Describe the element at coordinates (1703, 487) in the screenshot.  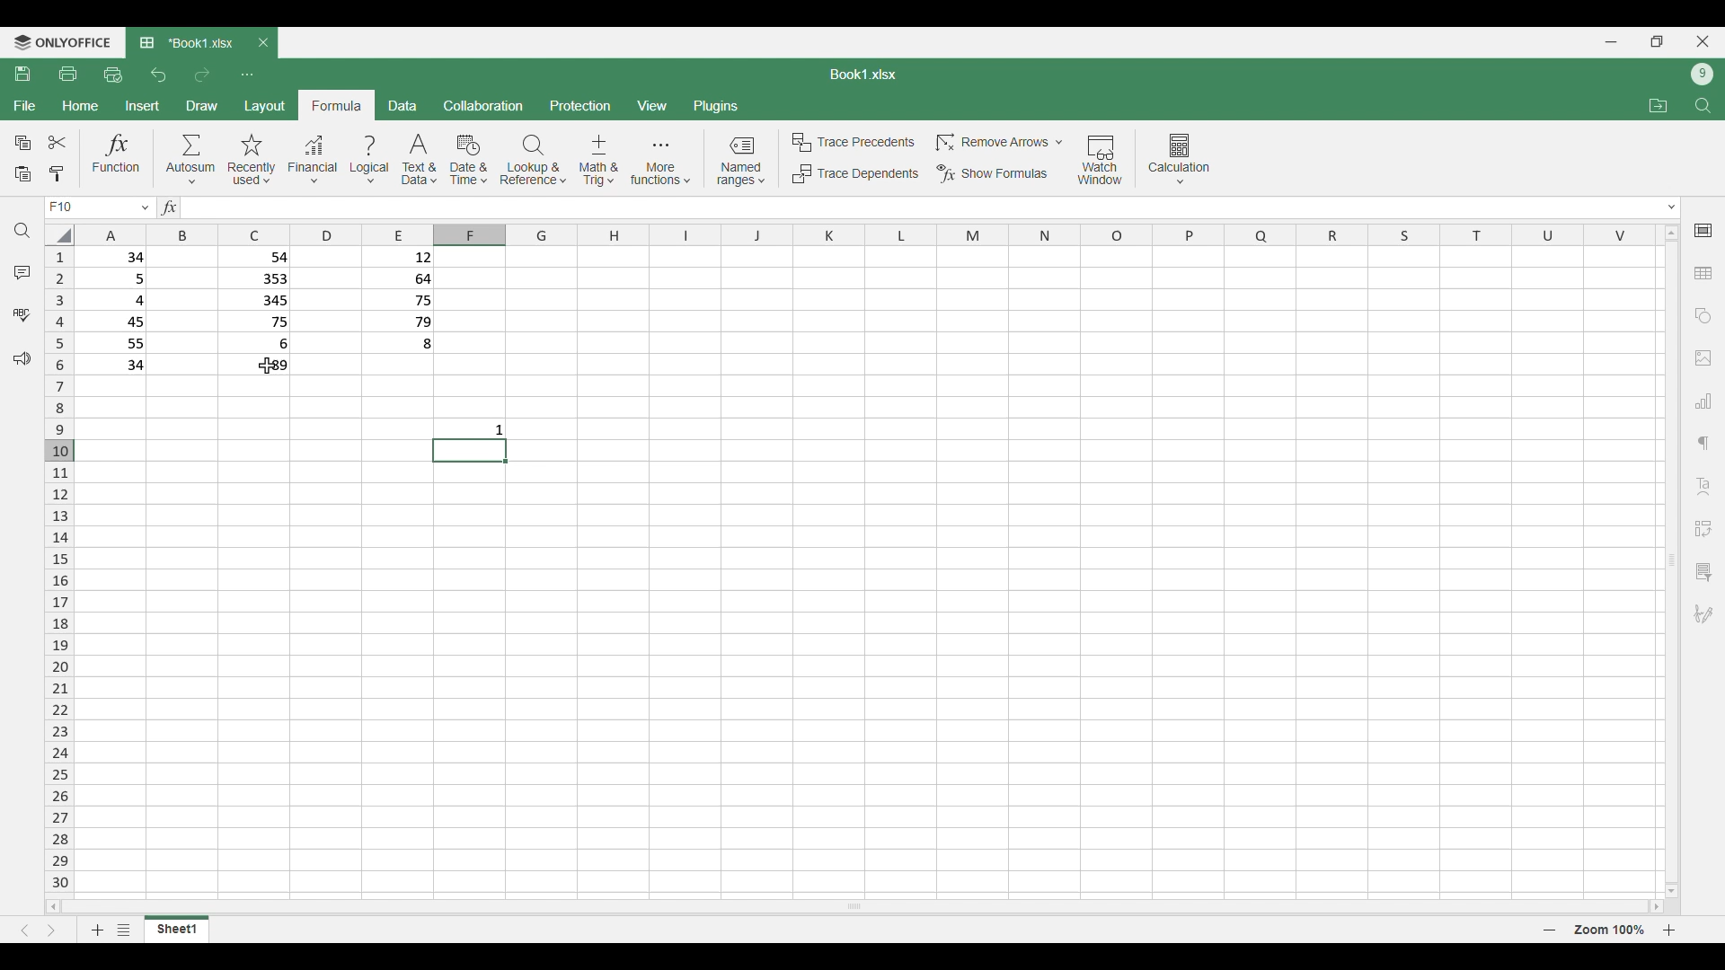
I see `Text art` at that location.